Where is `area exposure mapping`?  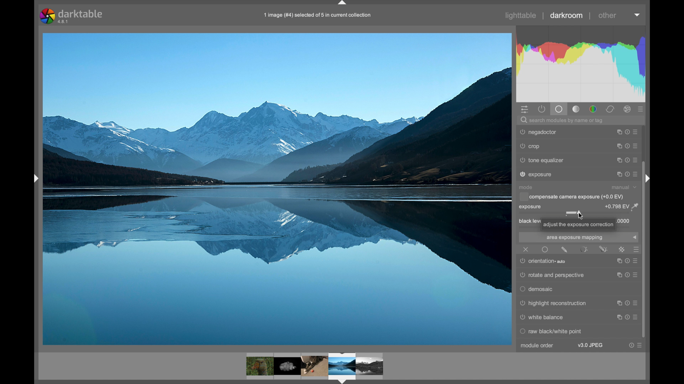
area exposure mapping is located at coordinates (574, 238).